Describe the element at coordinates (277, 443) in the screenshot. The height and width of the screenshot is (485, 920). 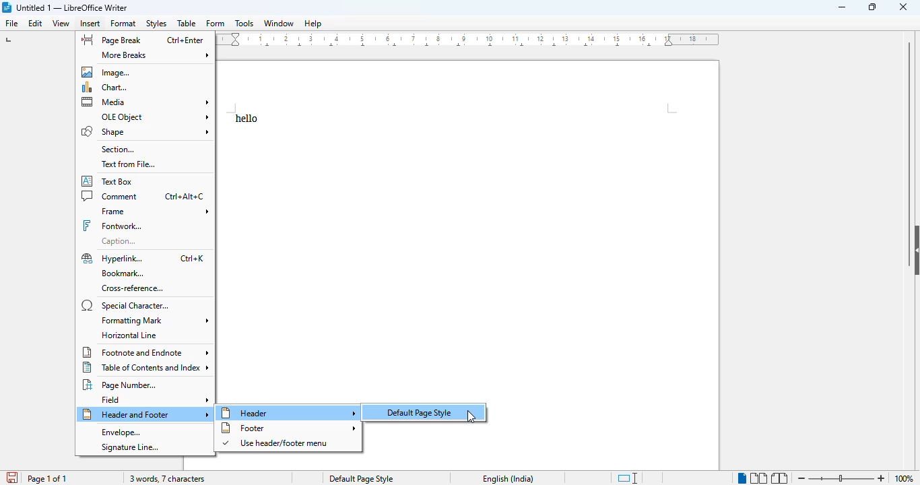
I see `use header/footer menu` at that location.